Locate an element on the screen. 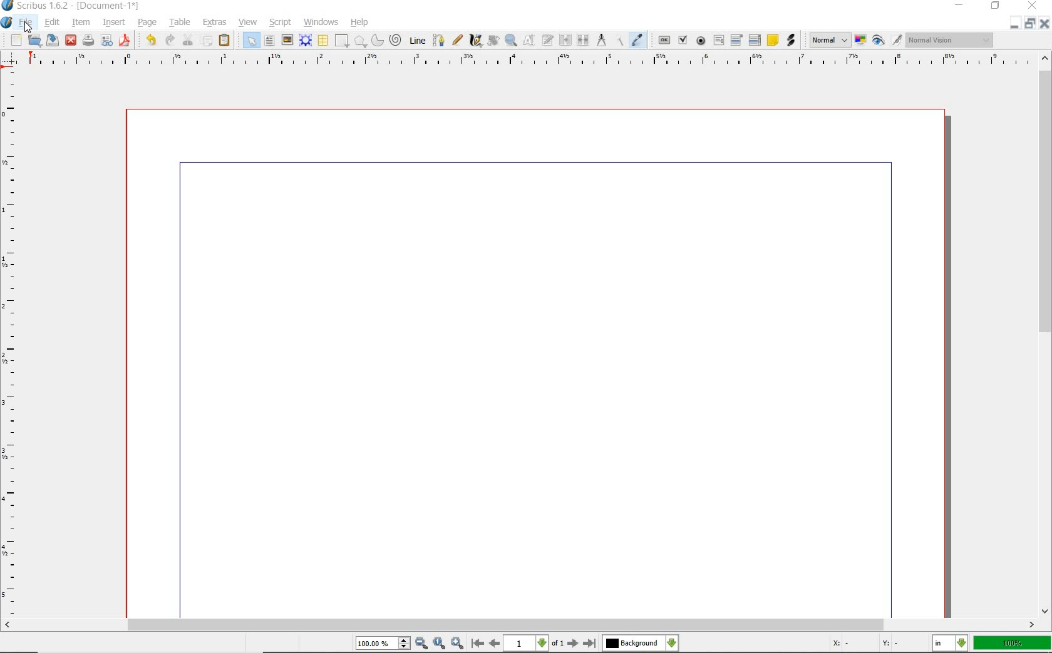 The width and height of the screenshot is (1052, 653). pdf list box is located at coordinates (754, 41).